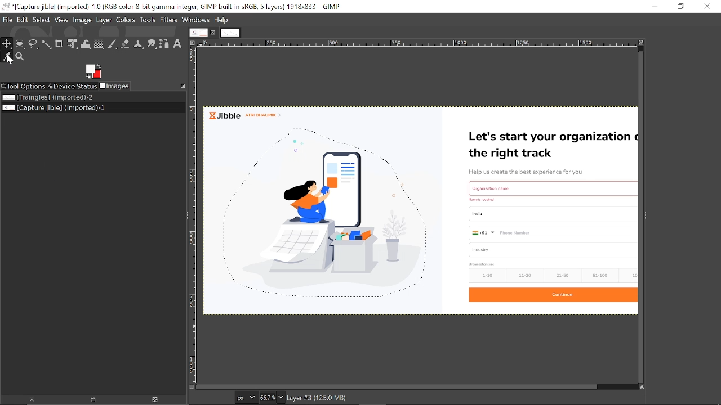 The height and width of the screenshot is (405, 721). Describe the element at coordinates (268, 398) in the screenshot. I see `Current zoom` at that location.